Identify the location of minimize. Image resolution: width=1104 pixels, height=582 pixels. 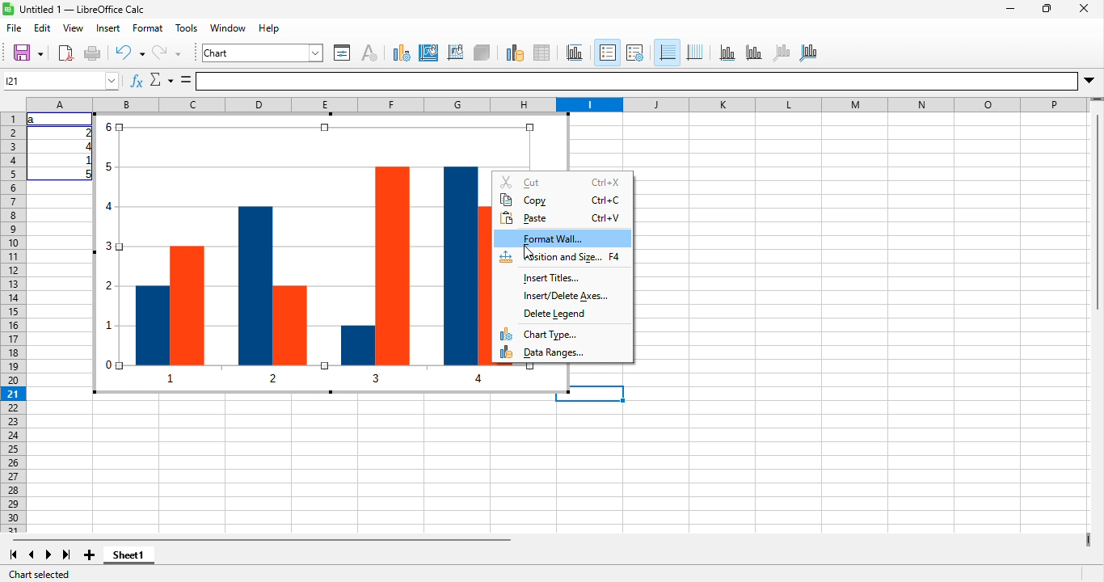
(1010, 9).